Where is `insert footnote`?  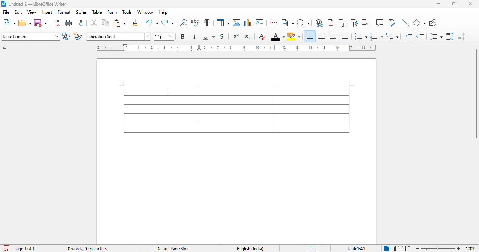 insert footnote is located at coordinates (331, 23).